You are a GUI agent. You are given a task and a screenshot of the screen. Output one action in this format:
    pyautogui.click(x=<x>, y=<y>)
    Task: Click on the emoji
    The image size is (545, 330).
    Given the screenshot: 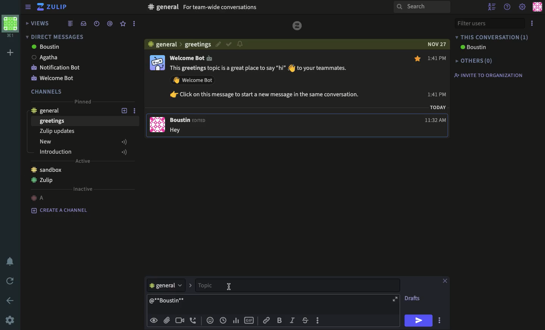 What is the action you would take?
    pyautogui.click(x=210, y=320)
    